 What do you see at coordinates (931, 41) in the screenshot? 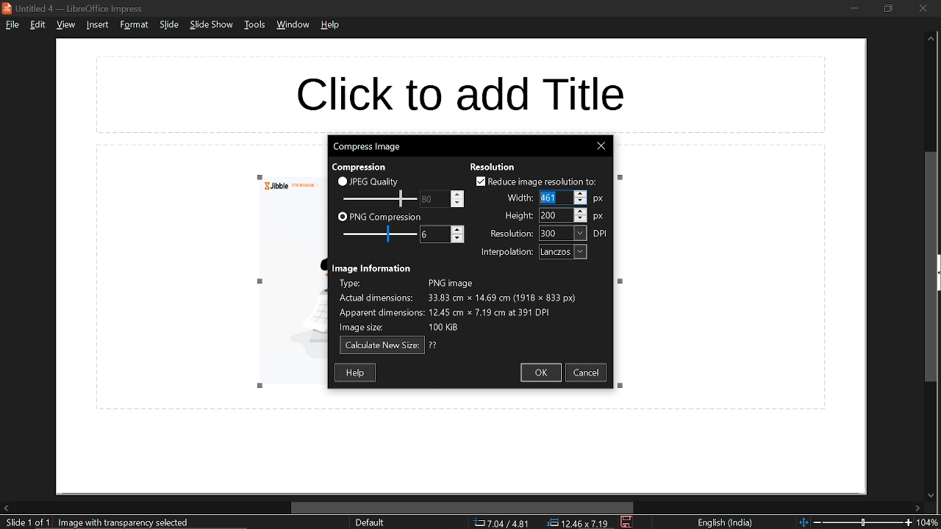
I see `move up` at bounding box center [931, 41].